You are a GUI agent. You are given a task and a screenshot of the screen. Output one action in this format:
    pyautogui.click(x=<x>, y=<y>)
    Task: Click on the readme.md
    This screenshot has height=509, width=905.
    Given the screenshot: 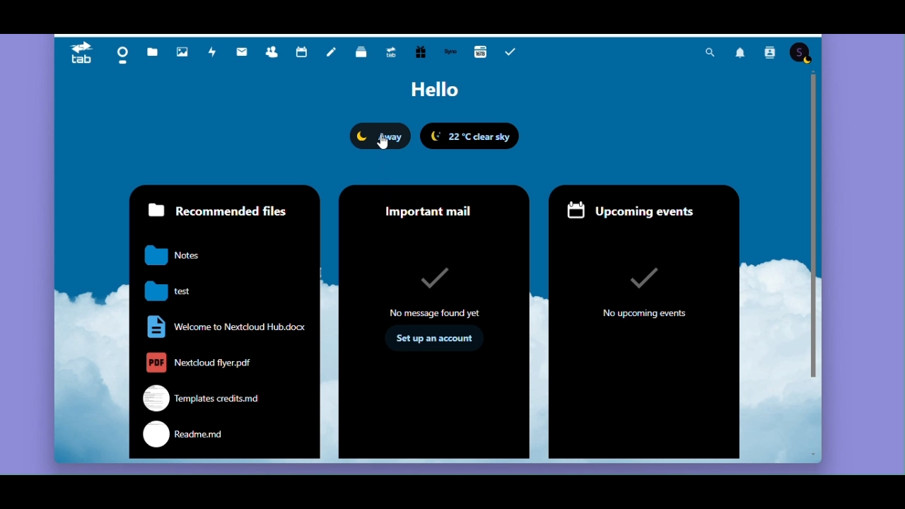 What is the action you would take?
    pyautogui.click(x=221, y=438)
    